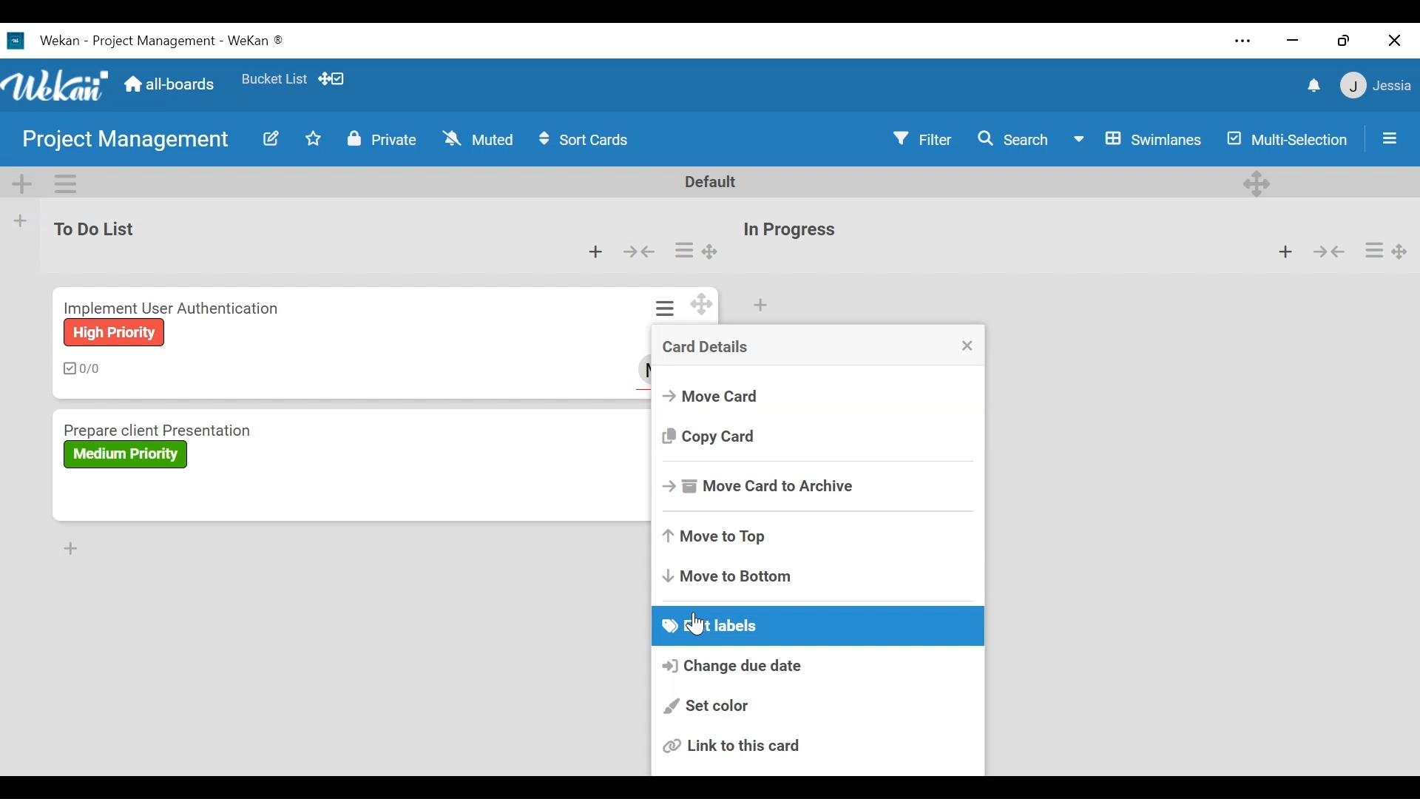 Image resolution: width=1420 pixels, height=799 pixels. Describe the element at coordinates (696, 624) in the screenshot. I see `Cursor` at that location.